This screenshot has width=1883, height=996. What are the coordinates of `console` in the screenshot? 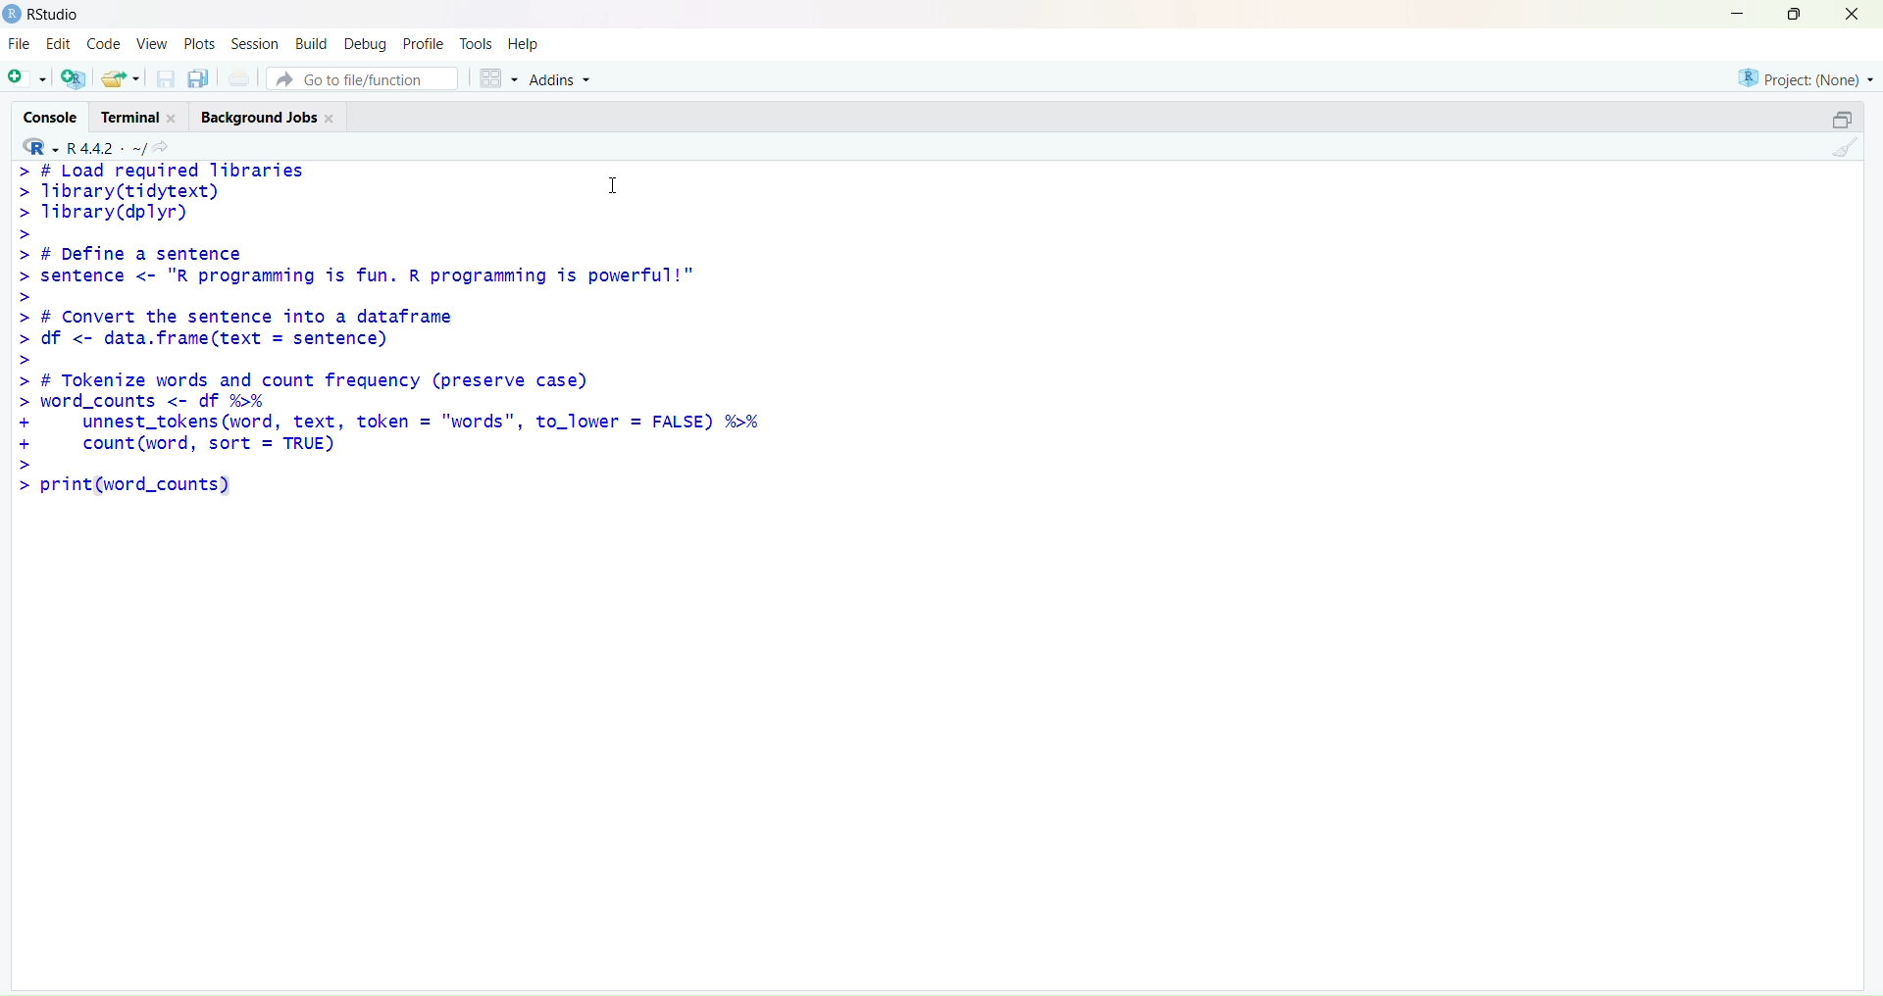 It's located at (54, 117).